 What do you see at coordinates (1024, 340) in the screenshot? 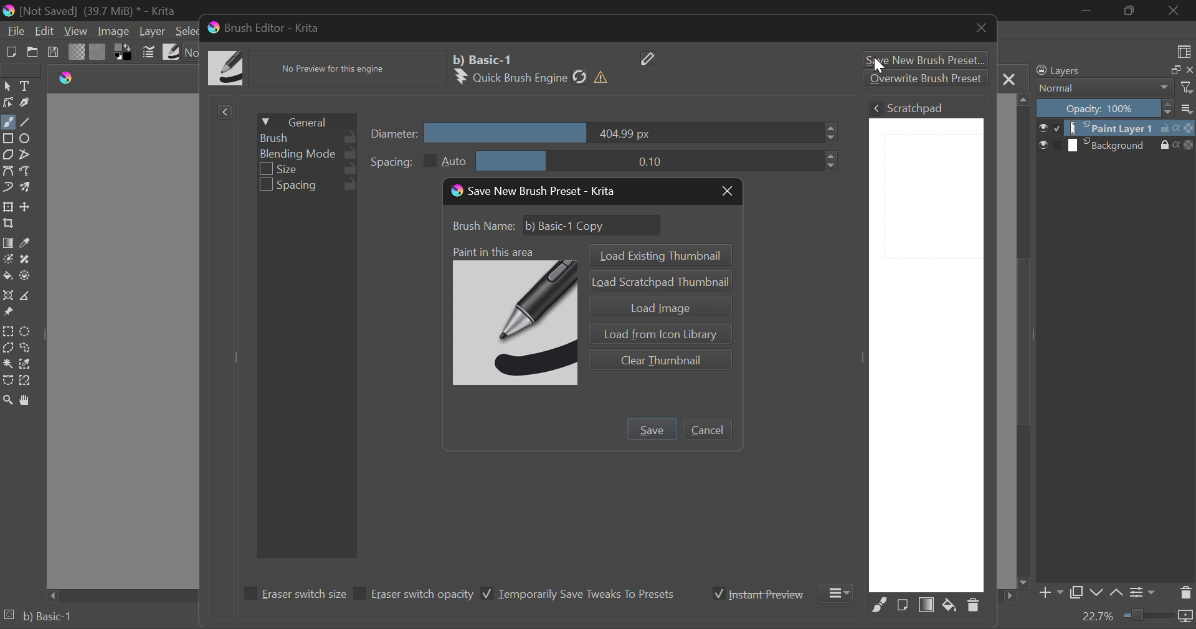
I see `Scroll Bar` at bounding box center [1024, 340].